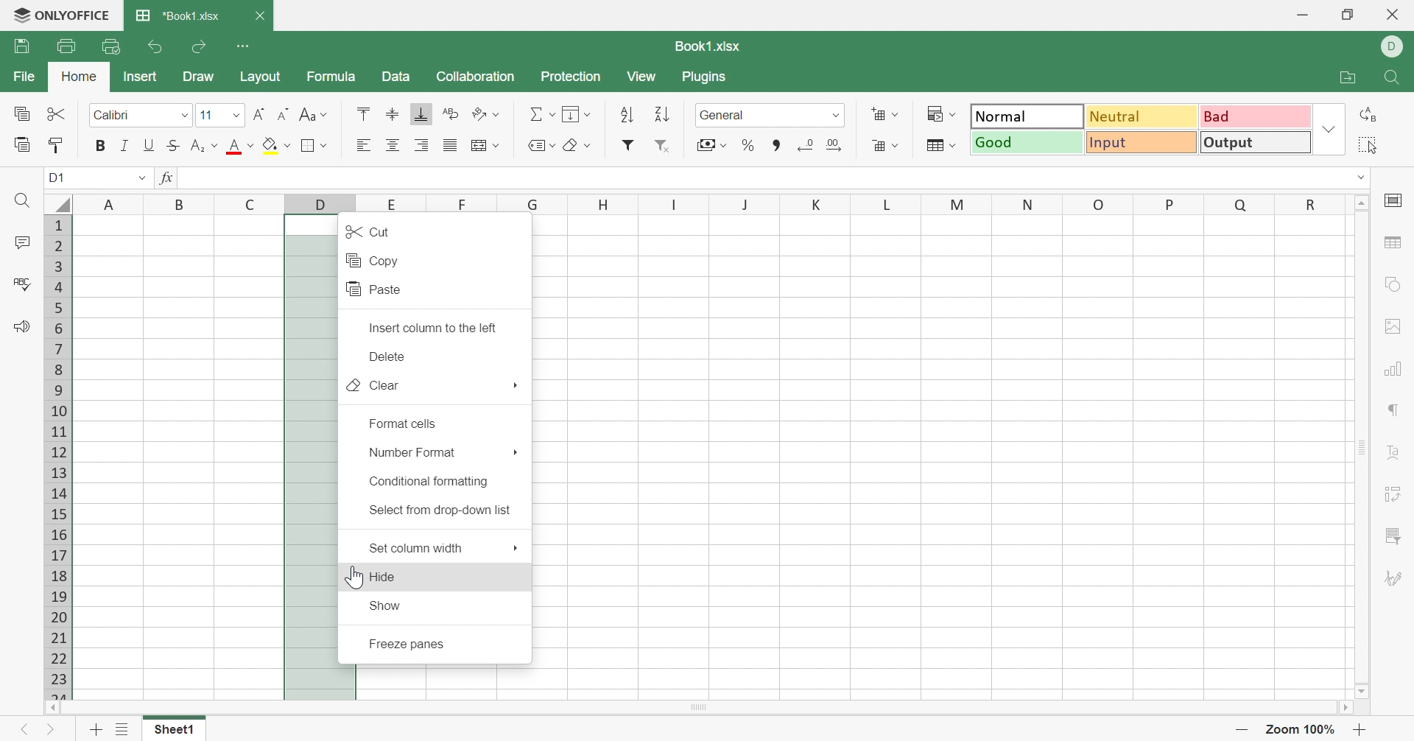  Describe the element at coordinates (1395, 77) in the screenshot. I see `Find` at that location.